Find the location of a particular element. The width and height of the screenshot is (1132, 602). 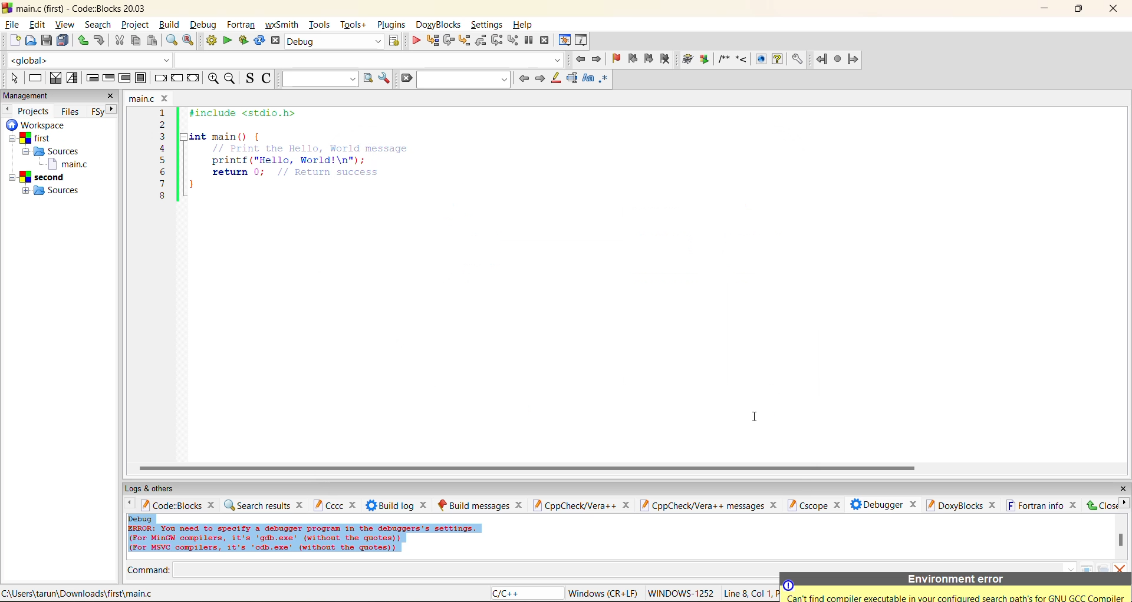

close is located at coordinates (1101, 505).